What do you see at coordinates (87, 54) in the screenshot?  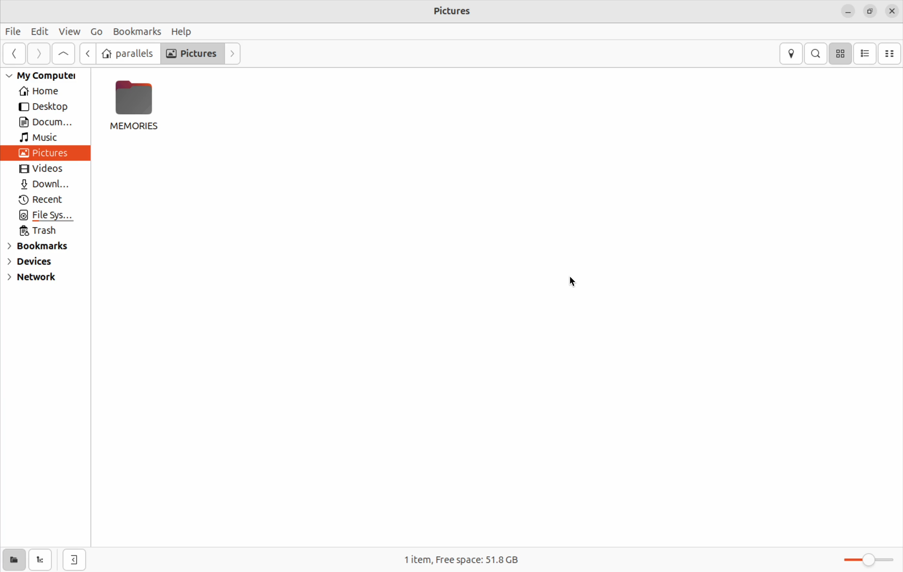 I see `Go back` at bounding box center [87, 54].